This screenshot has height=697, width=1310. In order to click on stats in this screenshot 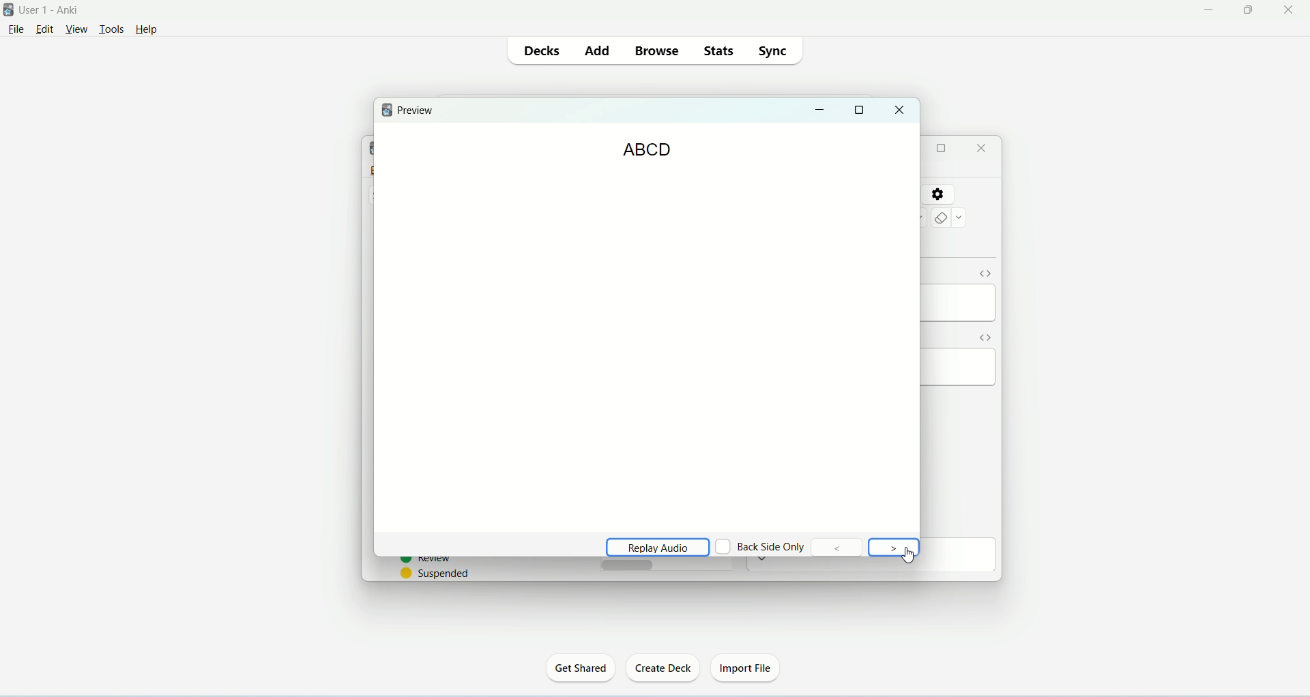, I will do `click(718, 50)`.